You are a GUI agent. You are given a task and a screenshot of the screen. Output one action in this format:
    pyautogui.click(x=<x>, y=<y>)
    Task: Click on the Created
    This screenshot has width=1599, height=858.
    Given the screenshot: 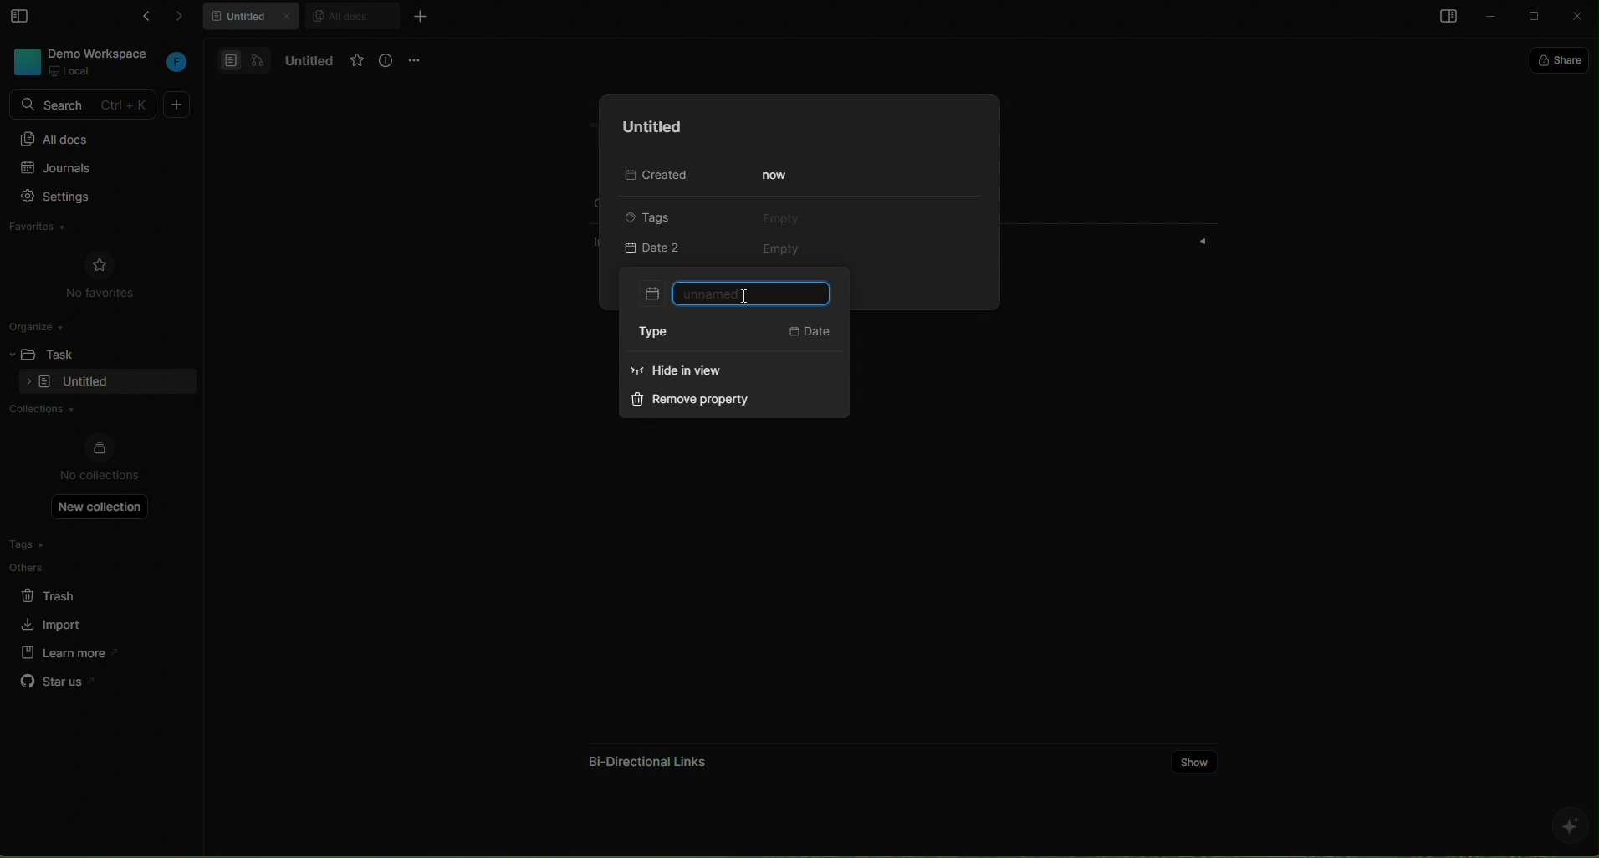 What is the action you would take?
    pyautogui.click(x=652, y=176)
    